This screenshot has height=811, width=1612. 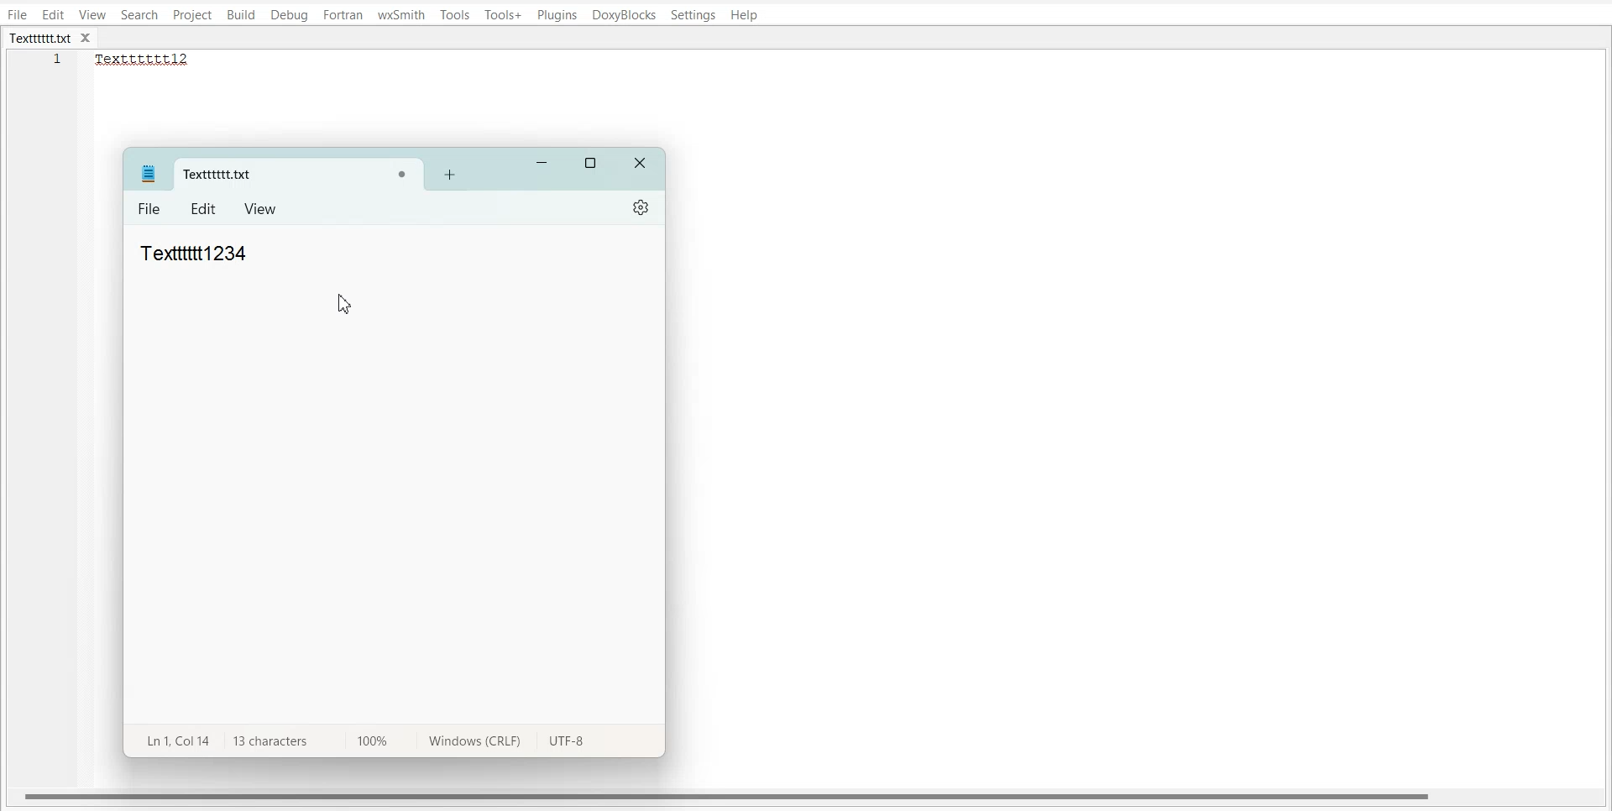 I want to click on Folder, so click(x=270, y=175).